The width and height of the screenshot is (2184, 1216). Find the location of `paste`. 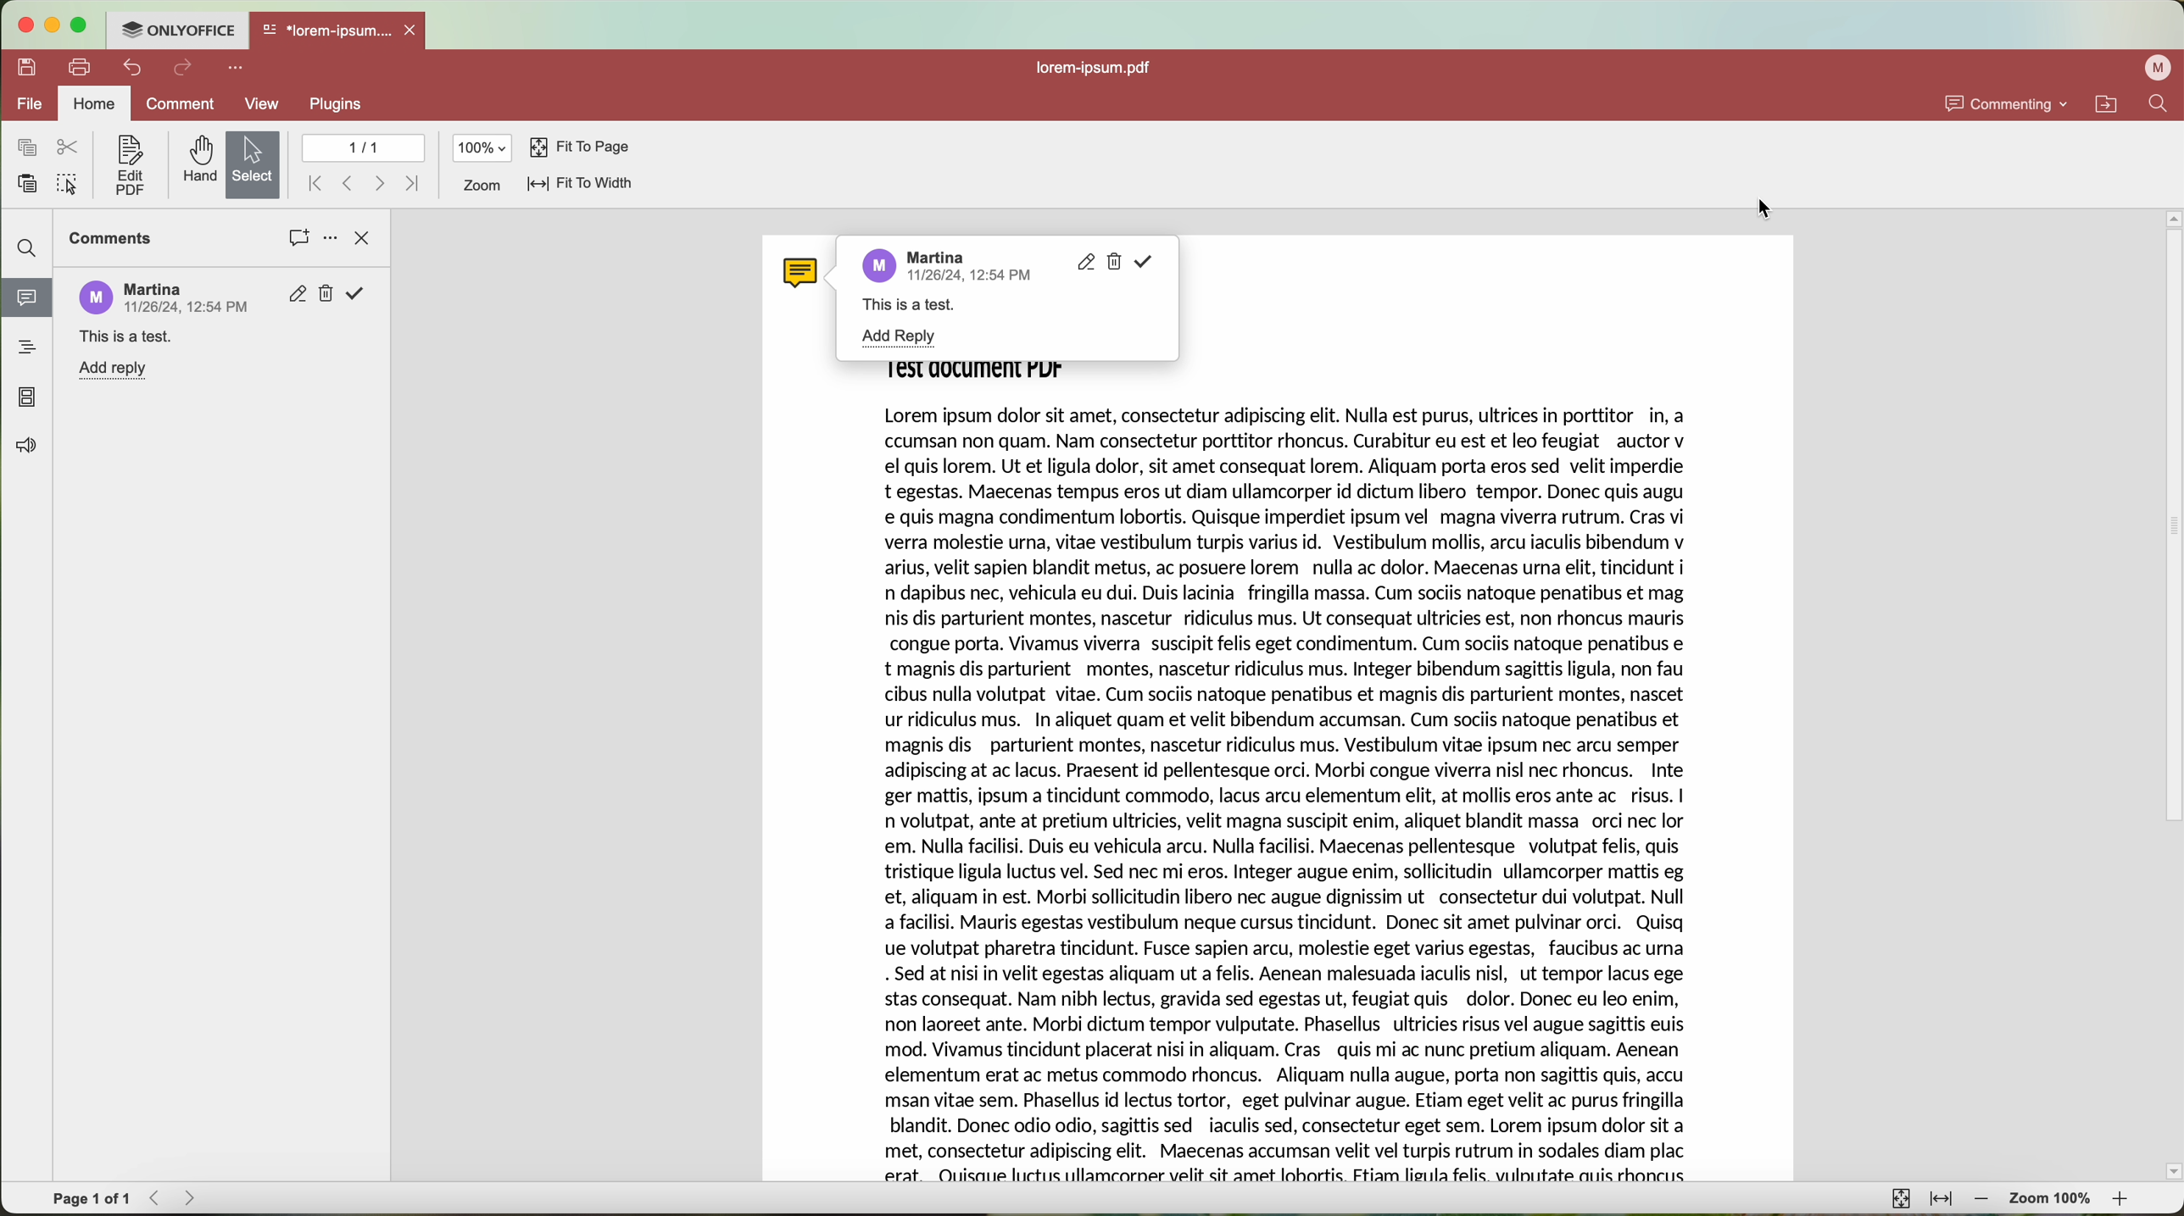

paste is located at coordinates (29, 182).